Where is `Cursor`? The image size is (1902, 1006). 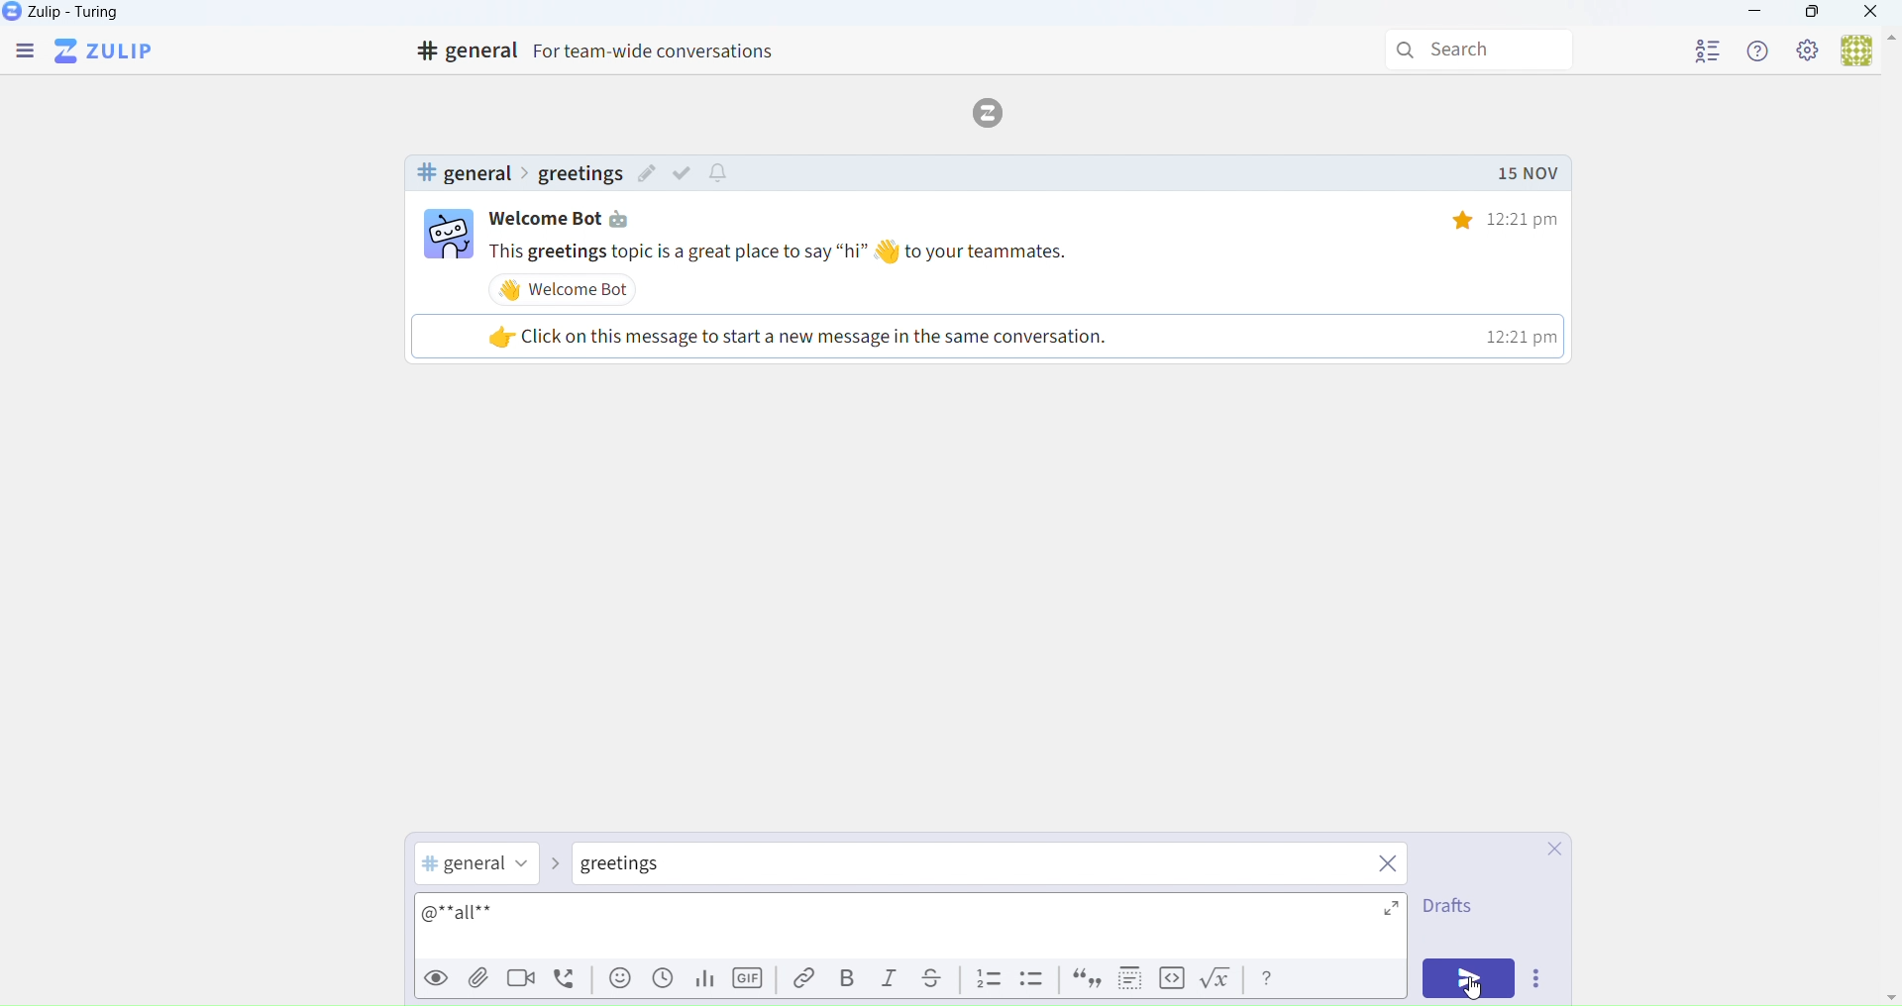
Cursor is located at coordinates (1472, 984).